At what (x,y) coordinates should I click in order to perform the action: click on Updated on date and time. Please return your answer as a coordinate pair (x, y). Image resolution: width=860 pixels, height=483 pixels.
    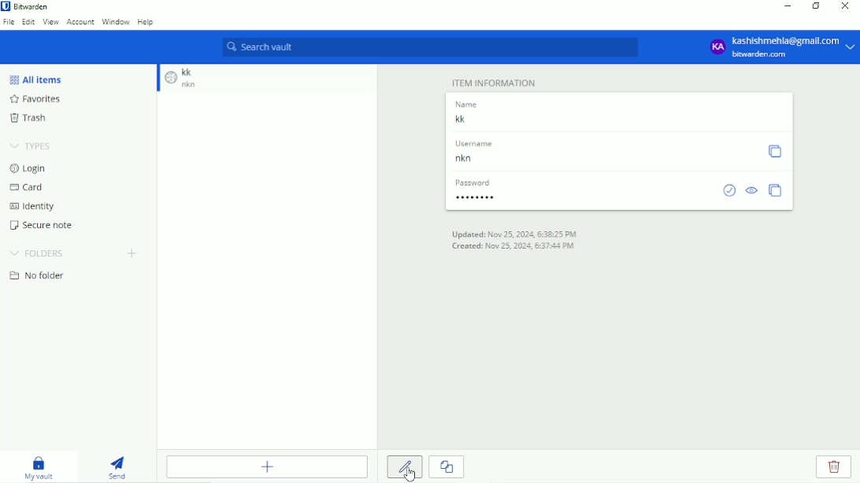
    Looking at the image, I should click on (513, 233).